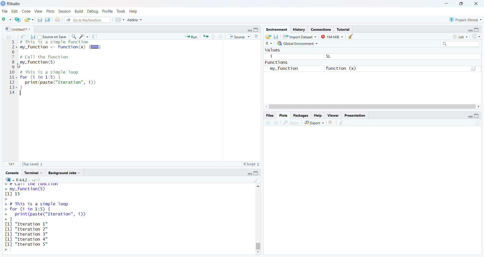 The image size is (484, 257). I want to click on RStudio, so click(16, 3).